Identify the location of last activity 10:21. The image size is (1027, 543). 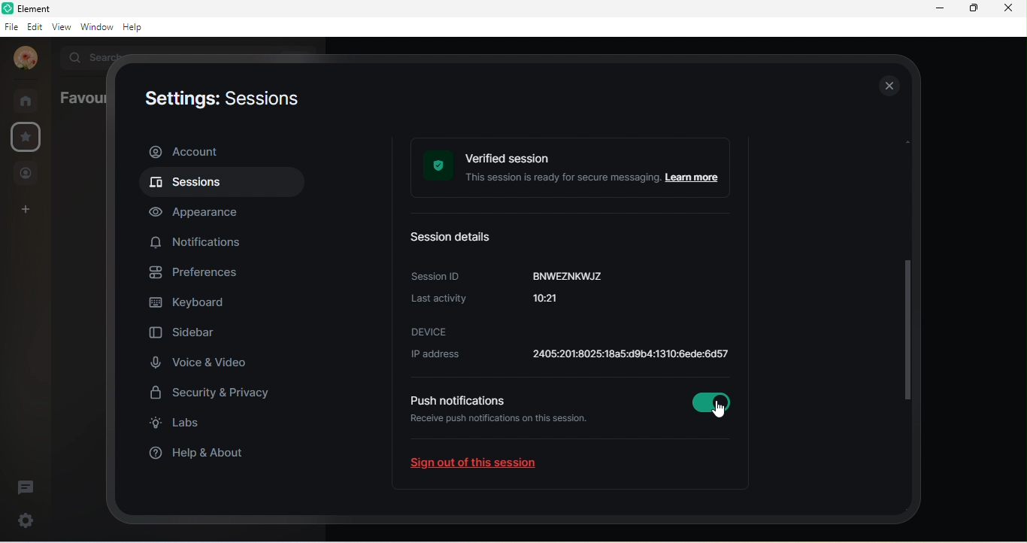
(501, 303).